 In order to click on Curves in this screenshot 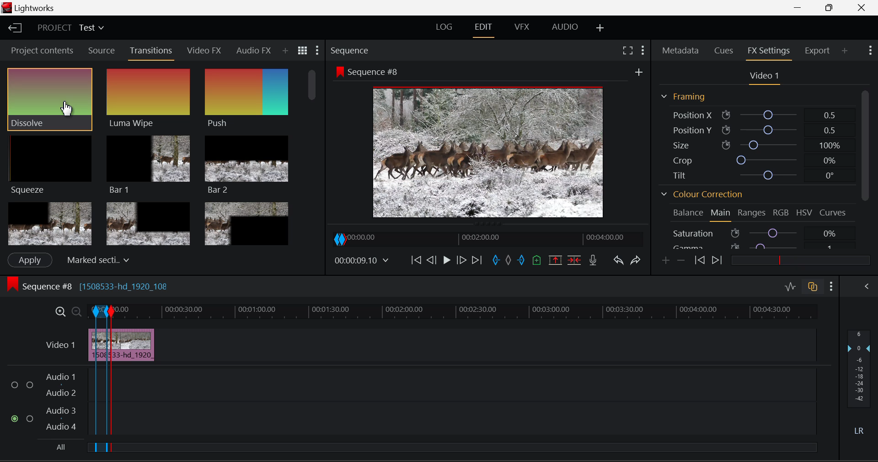, I will do `click(834, 213)`.